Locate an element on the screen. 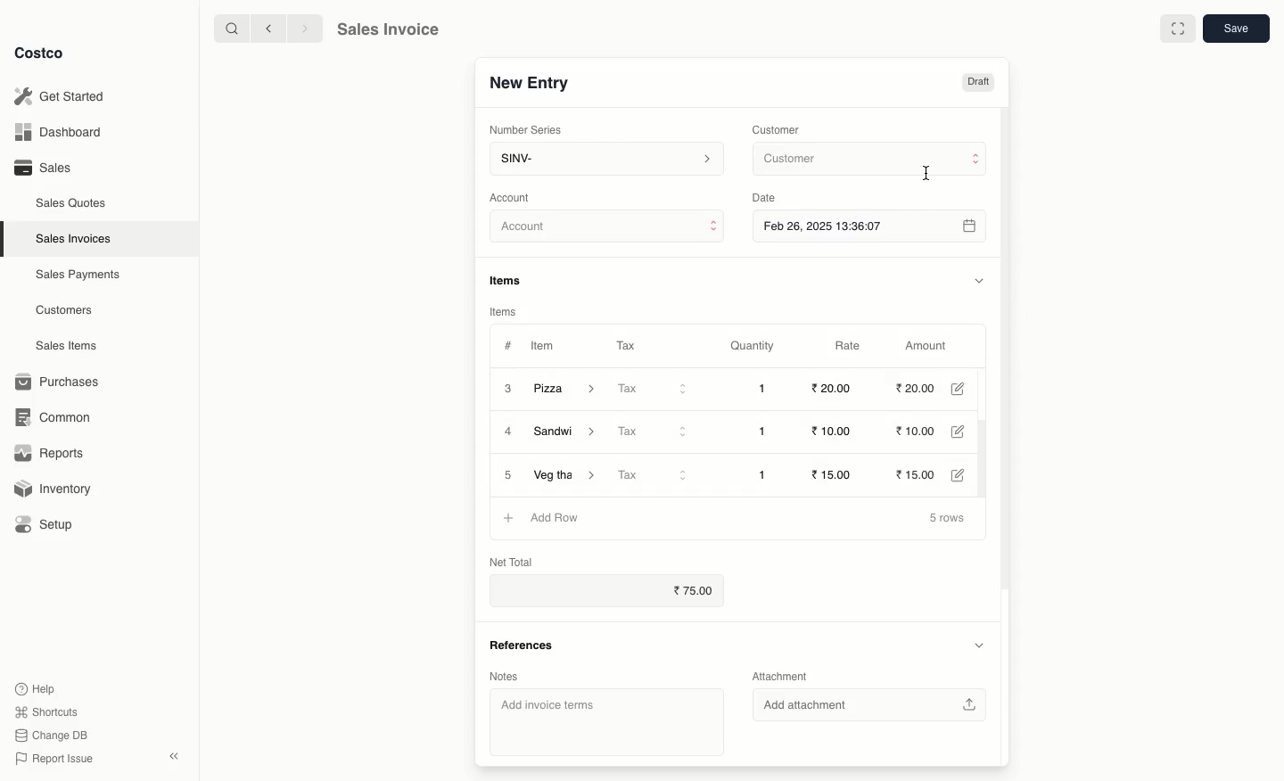  75.00 is located at coordinates (696, 591).